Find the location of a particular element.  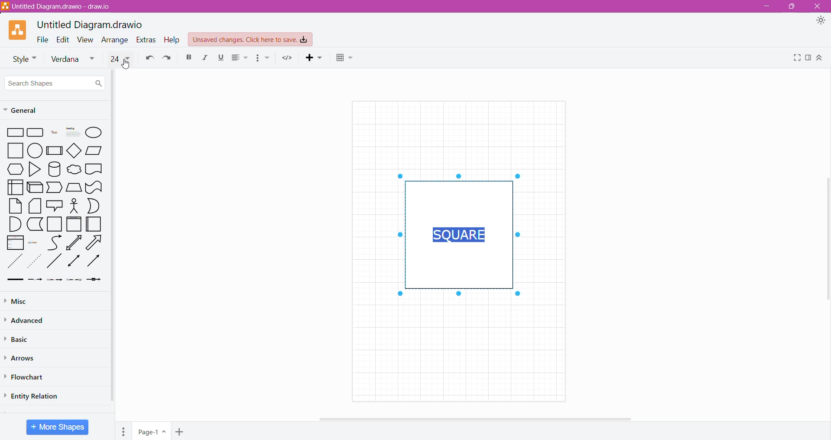

diamond is located at coordinates (75, 151).